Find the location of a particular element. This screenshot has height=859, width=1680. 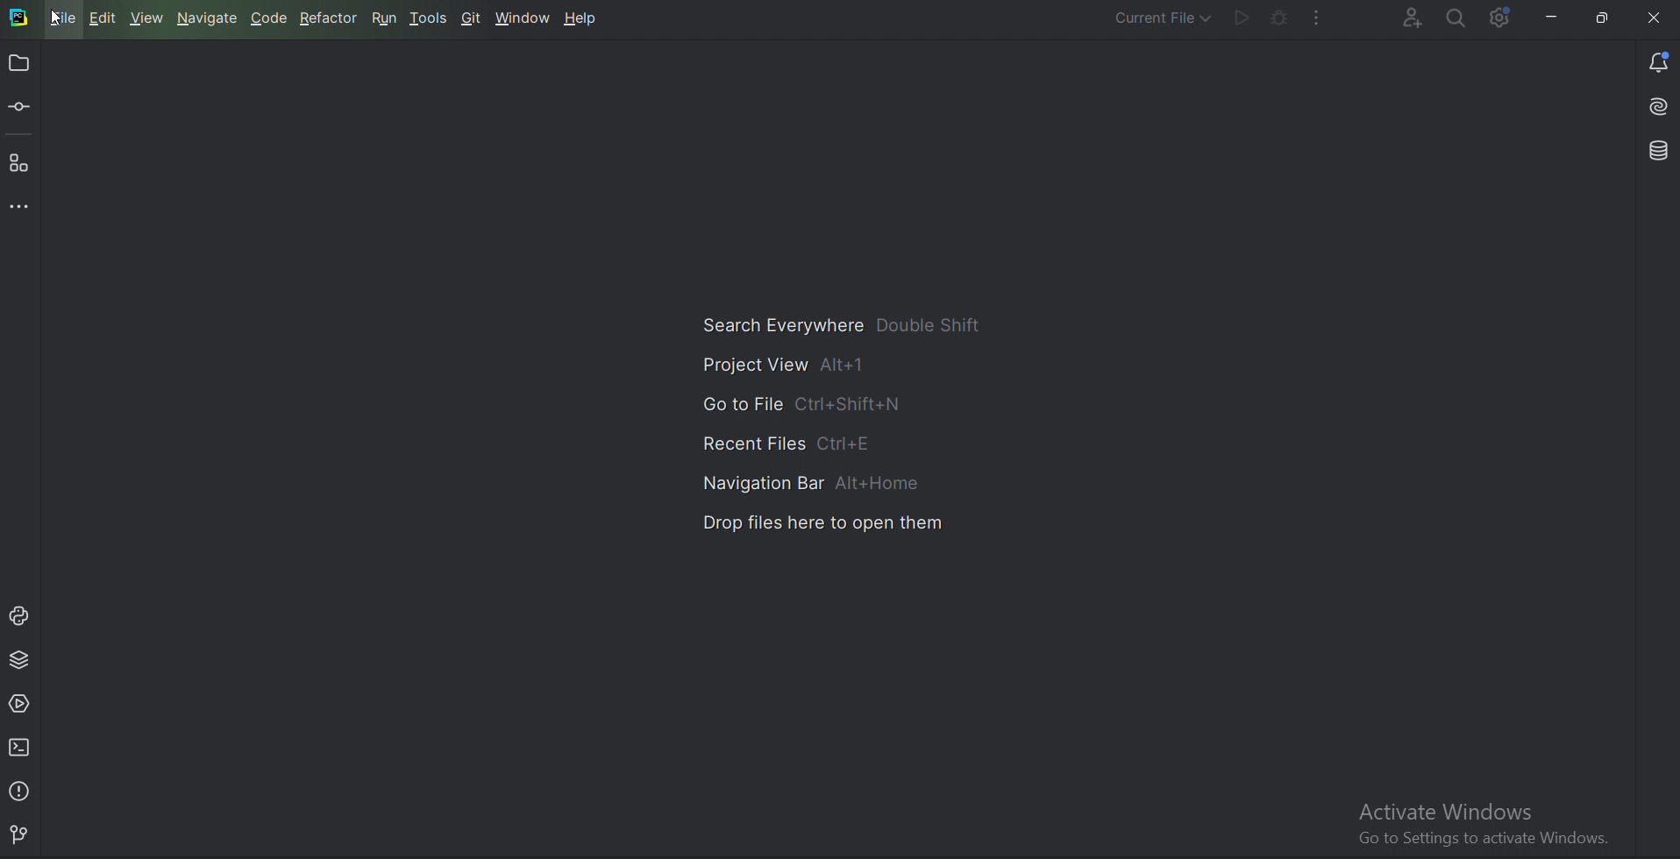

Refactor is located at coordinates (332, 18).